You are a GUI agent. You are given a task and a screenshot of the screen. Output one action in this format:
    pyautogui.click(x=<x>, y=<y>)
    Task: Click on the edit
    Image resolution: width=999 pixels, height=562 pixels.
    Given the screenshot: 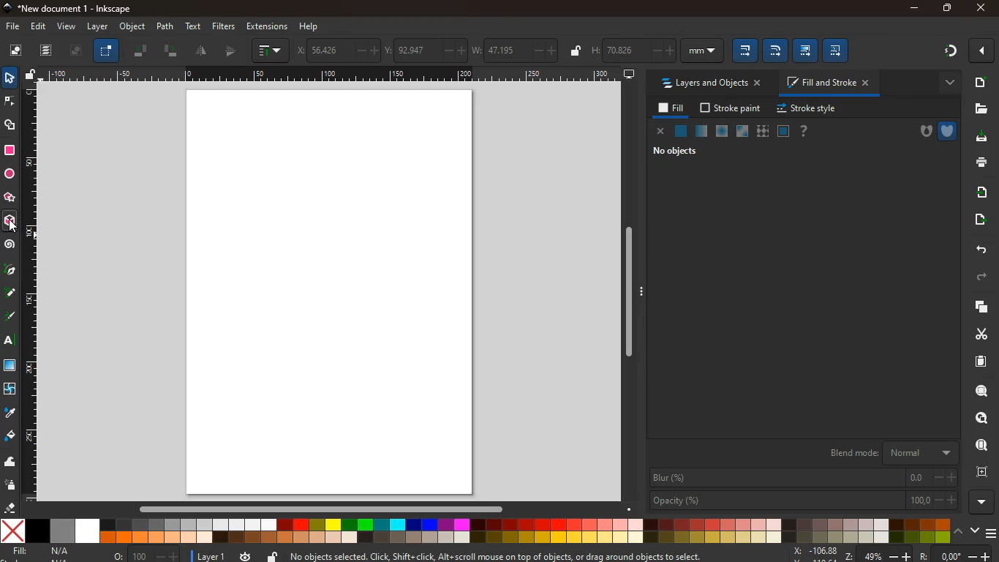 What is the action you would take?
    pyautogui.click(x=744, y=50)
    